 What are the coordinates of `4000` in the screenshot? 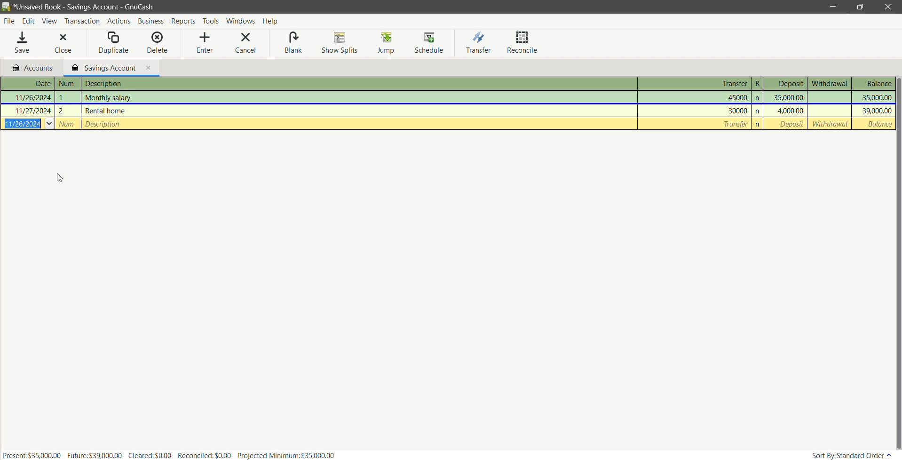 It's located at (786, 111).